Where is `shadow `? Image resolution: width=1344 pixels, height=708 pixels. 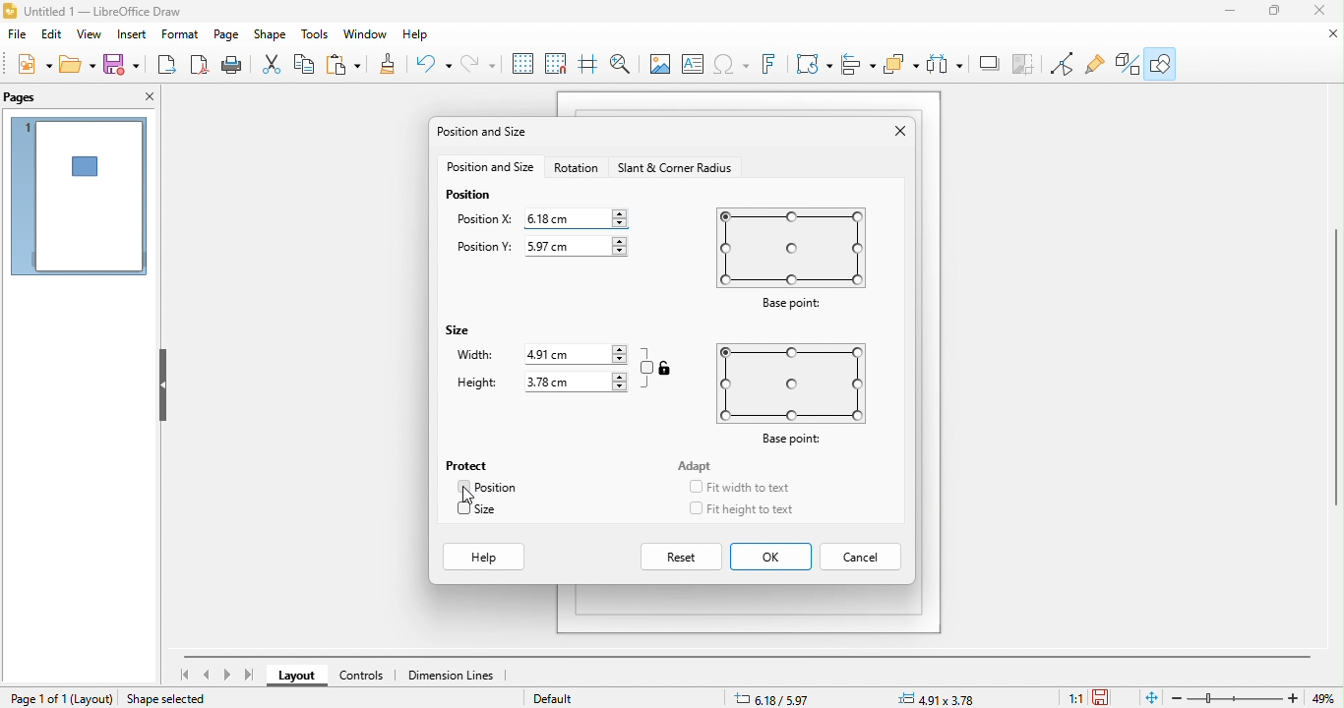
shadow  is located at coordinates (945, 65).